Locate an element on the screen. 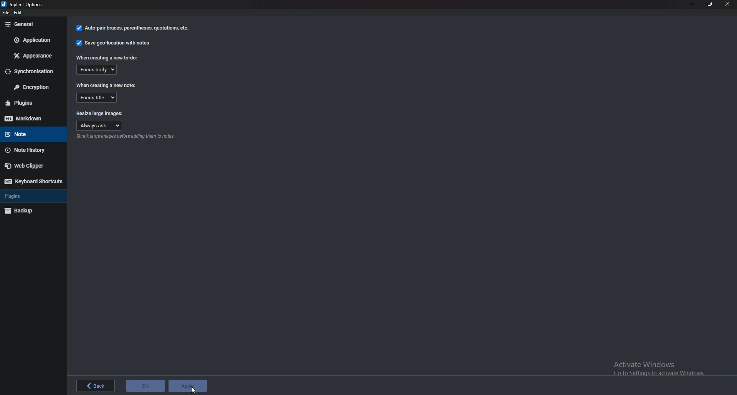 This screenshot has width=737, height=395. Close is located at coordinates (727, 4).